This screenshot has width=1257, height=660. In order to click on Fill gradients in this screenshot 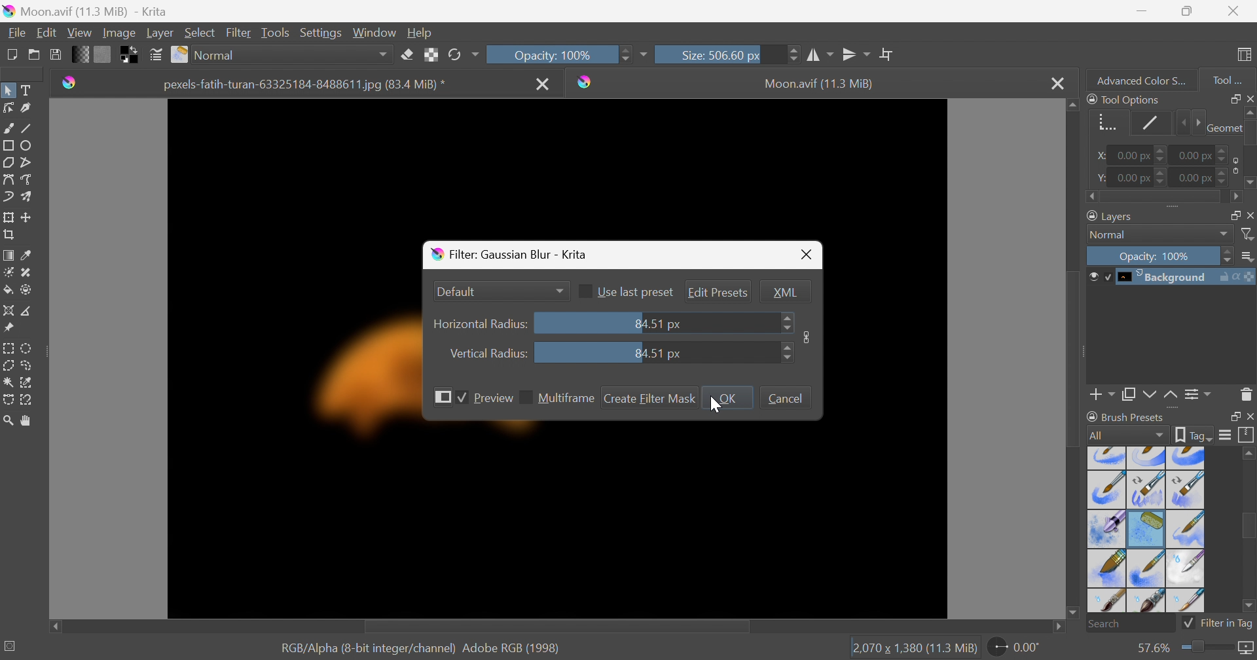, I will do `click(79, 54)`.